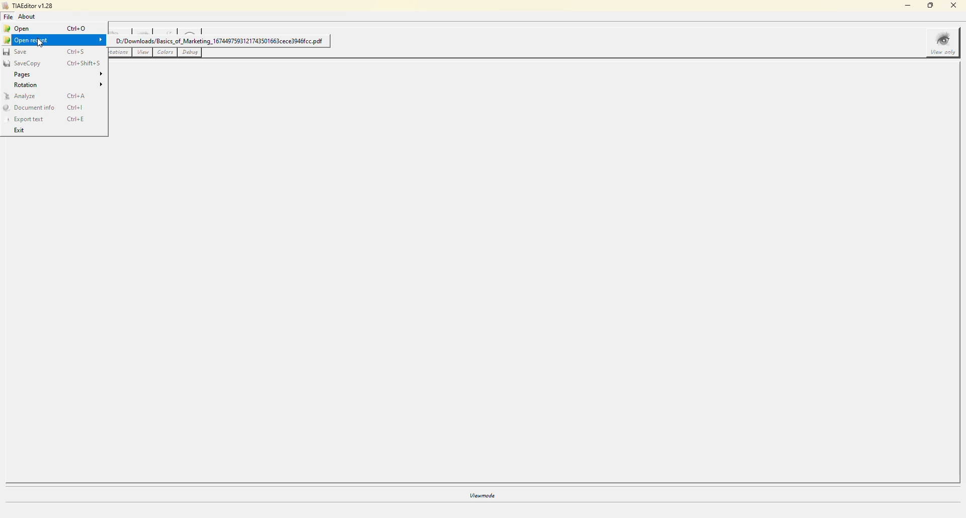 The height and width of the screenshot is (518, 966). Describe the element at coordinates (906, 6) in the screenshot. I see `minimize` at that location.